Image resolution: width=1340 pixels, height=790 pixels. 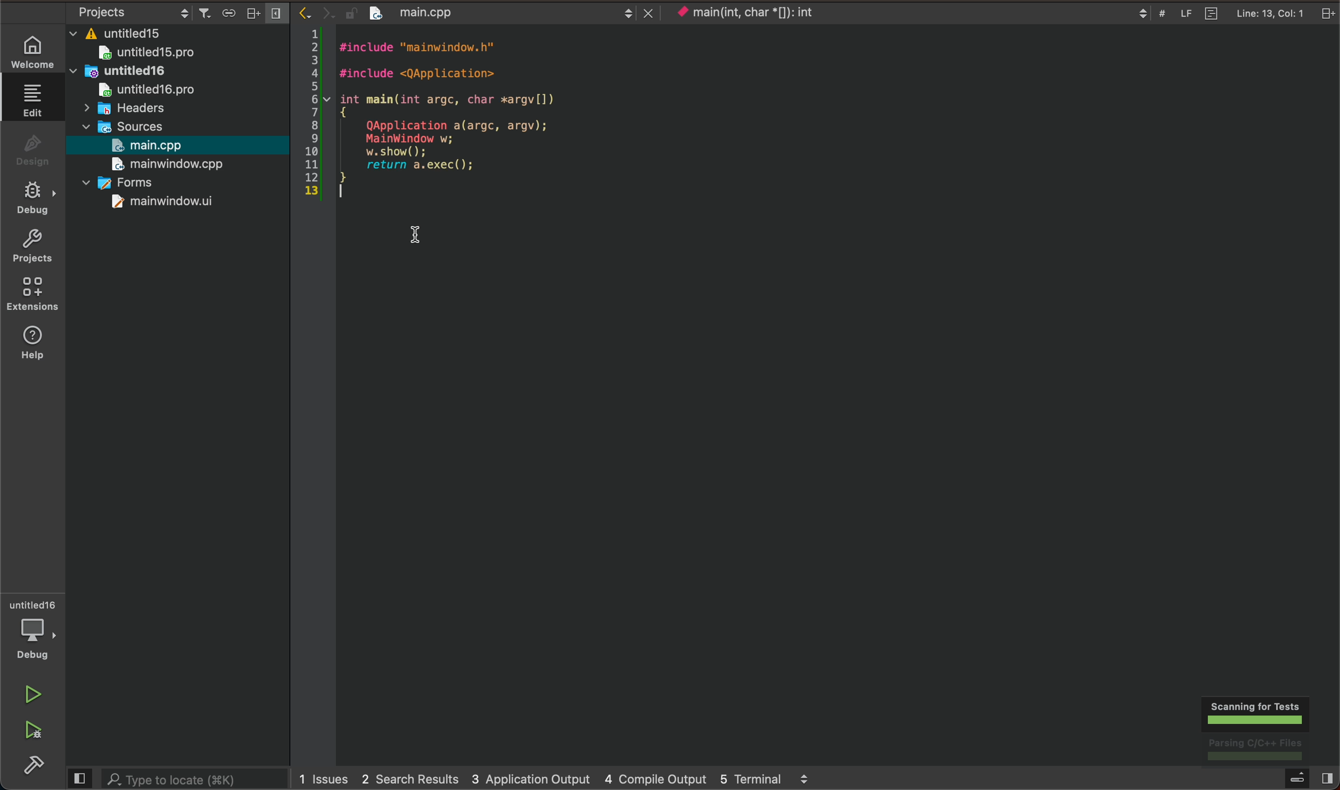 I want to click on sources, so click(x=126, y=127).